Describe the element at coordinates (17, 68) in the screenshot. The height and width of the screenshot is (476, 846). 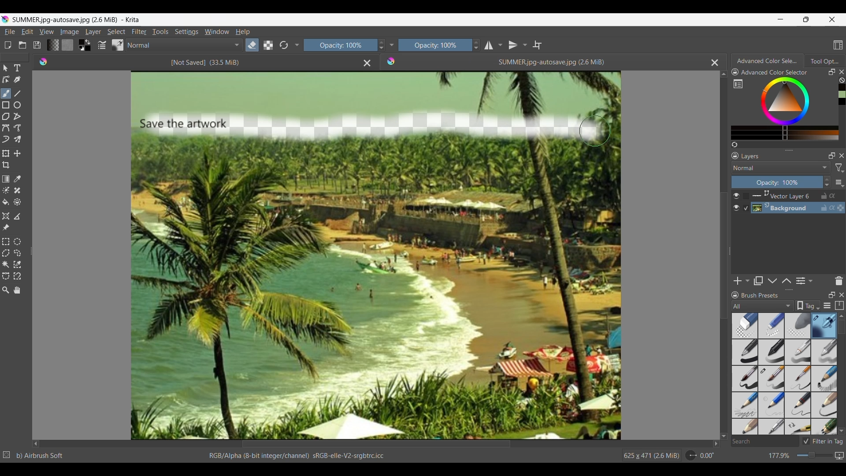
I see `Type tool` at that location.